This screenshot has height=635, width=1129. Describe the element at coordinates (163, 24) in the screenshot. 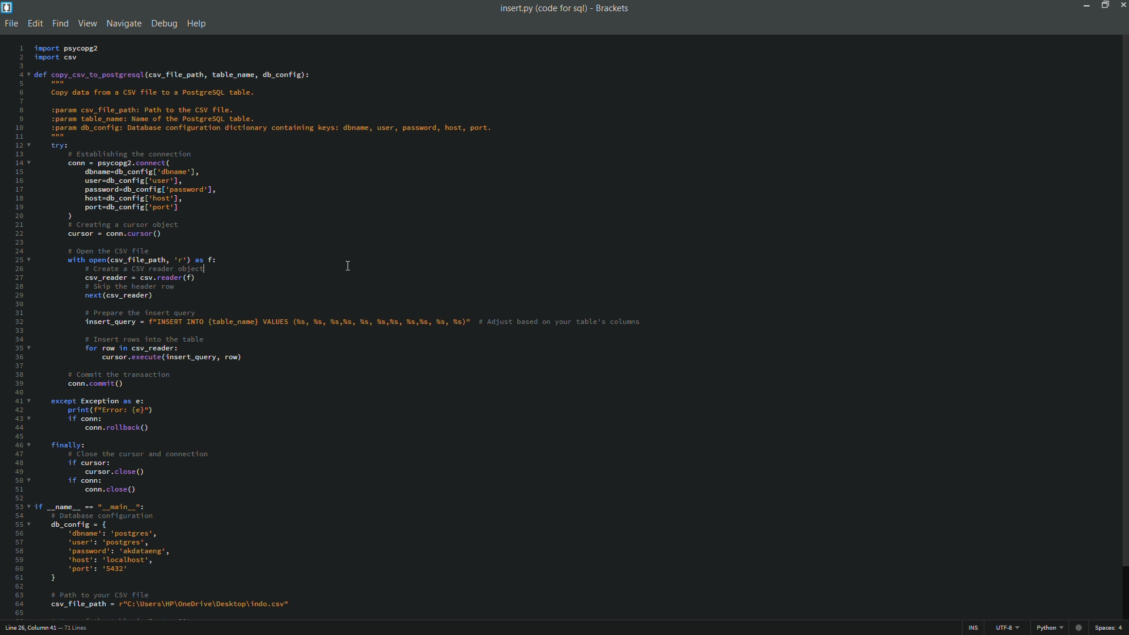

I see `debug menu` at that location.